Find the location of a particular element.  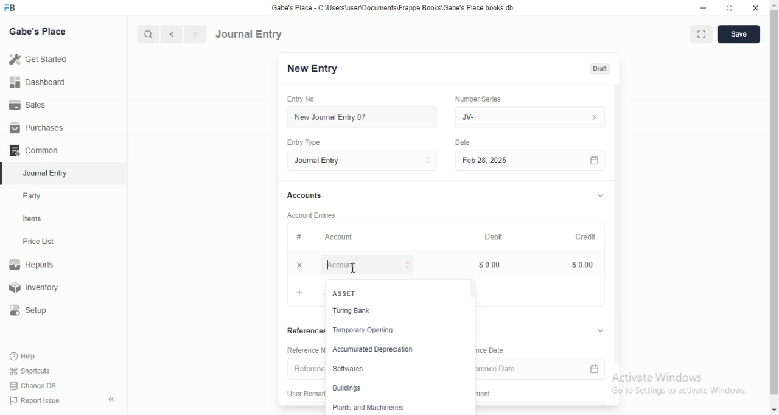

Reference Number is located at coordinates (307, 350).